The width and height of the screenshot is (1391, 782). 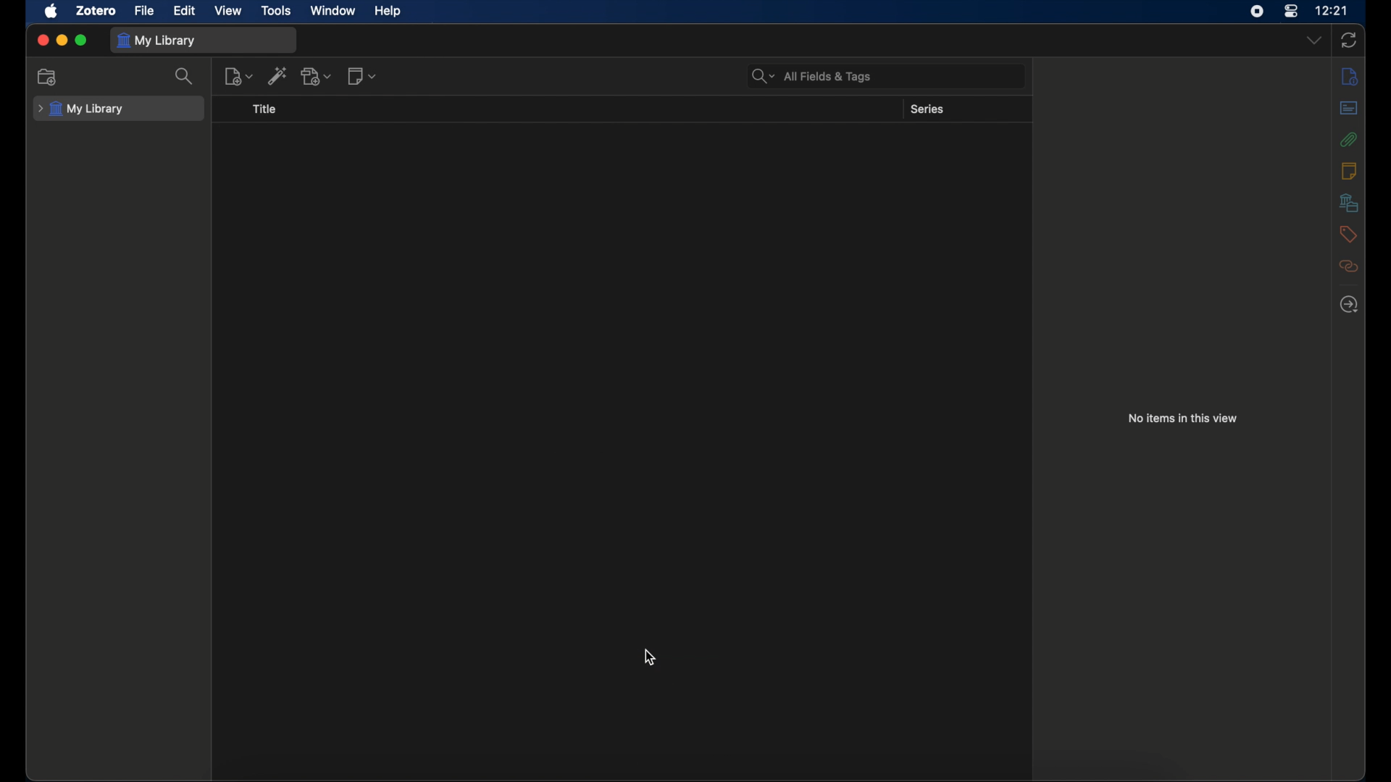 What do you see at coordinates (184, 77) in the screenshot?
I see `search` at bounding box center [184, 77].